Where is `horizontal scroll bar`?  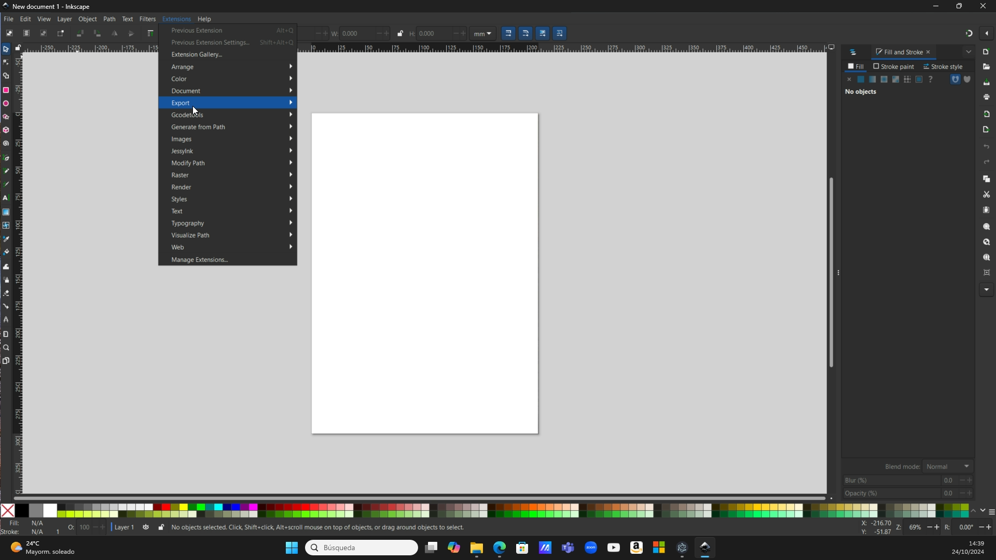
horizontal scroll bar is located at coordinates (422, 496).